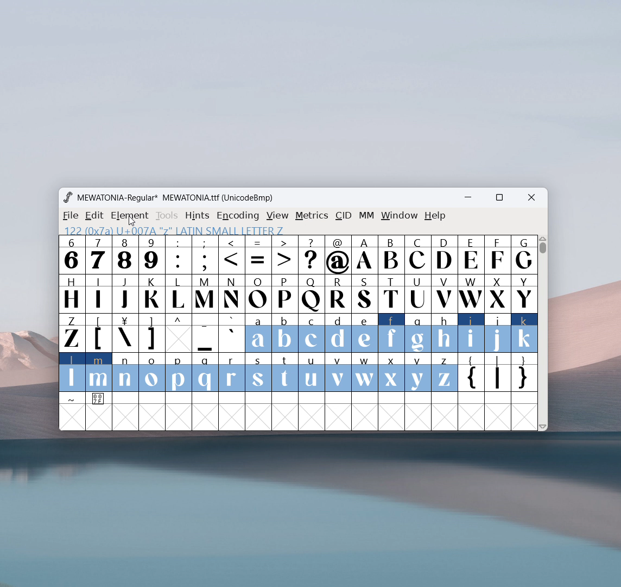 This screenshot has width=621, height=587. Describe the element at coordinates (470, 293) in the screenshot. I see `W` at that location.